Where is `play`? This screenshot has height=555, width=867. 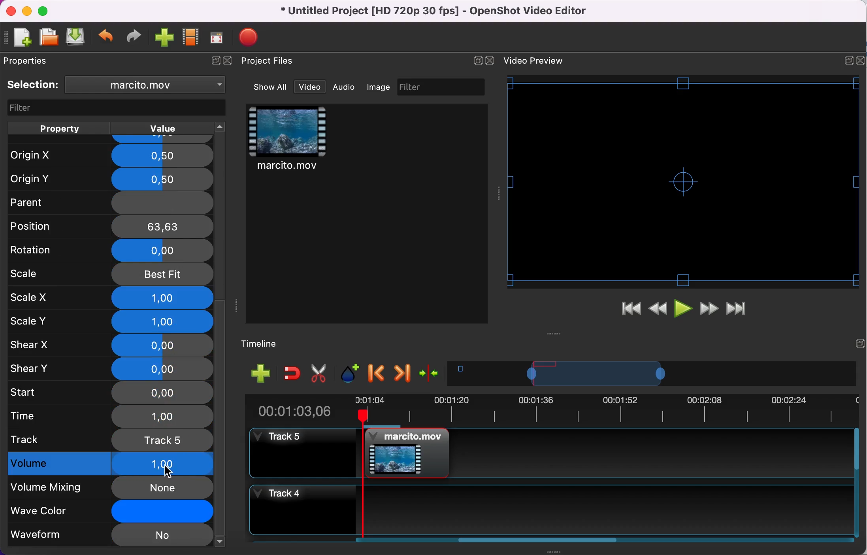
play is located at coordinates (684, 310).